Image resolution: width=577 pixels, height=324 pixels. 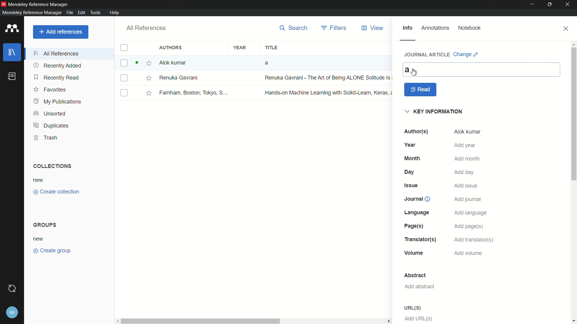 What do you see at coordinates (58, 102) in the screenshot?
I see `my publications` at bounding box center [58, 102].